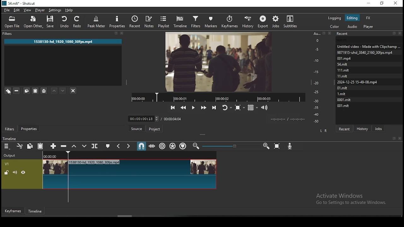 Image resolution: width=404 pixels, height=227 pixels. I want to click on history, so click(365, 129).